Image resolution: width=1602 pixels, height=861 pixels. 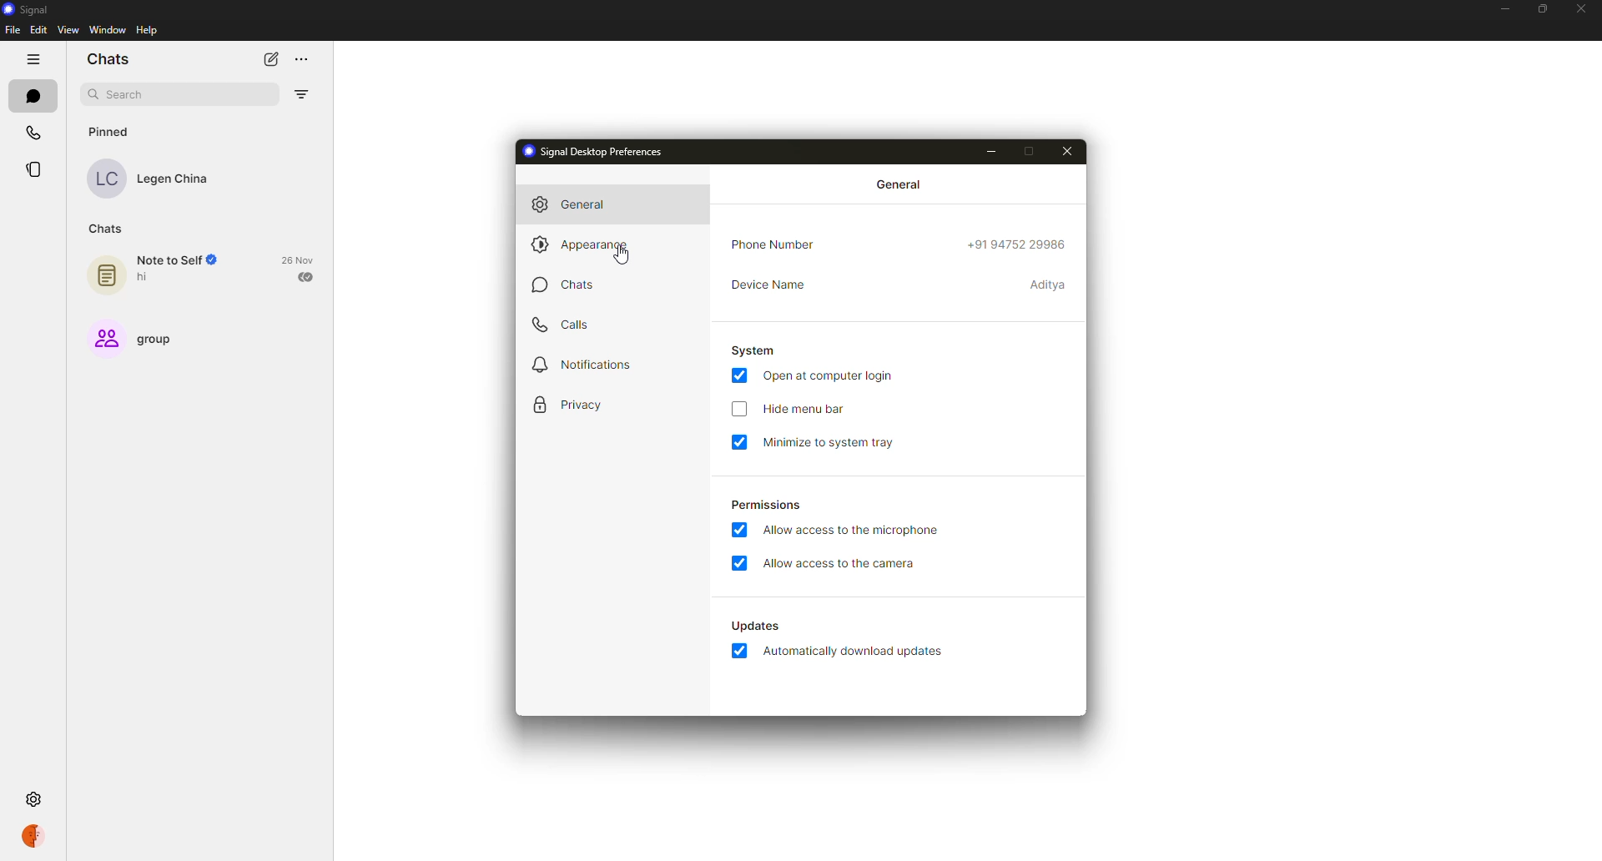 What do you see at coordinates (36, 169) in the screenshot?
I see `stories` at bounding box center [36, 169].